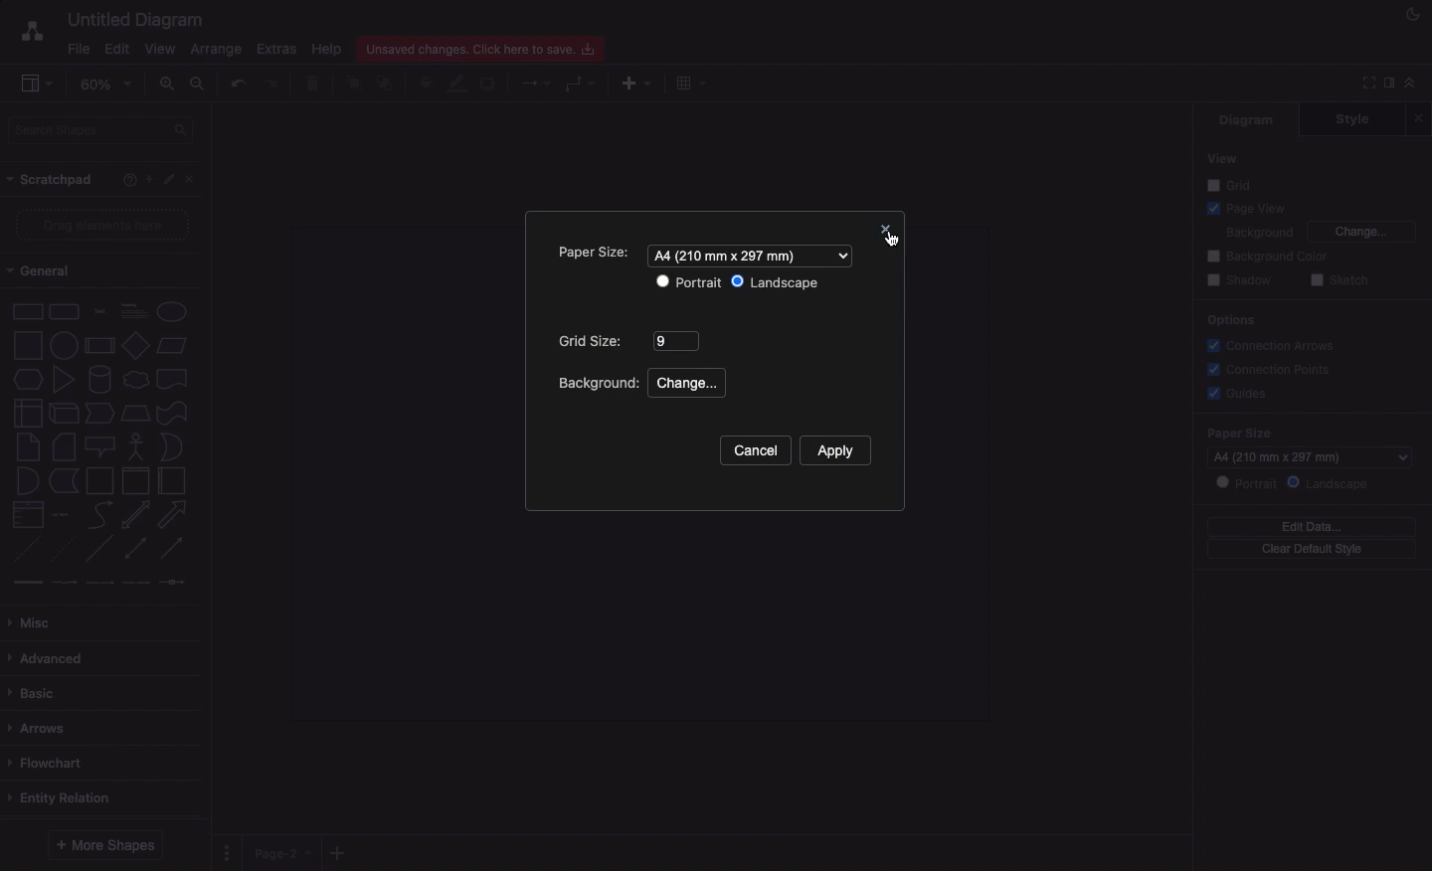  Describe the element at coordinates (693, 83) in the screenshot. I see `Table` at that location.